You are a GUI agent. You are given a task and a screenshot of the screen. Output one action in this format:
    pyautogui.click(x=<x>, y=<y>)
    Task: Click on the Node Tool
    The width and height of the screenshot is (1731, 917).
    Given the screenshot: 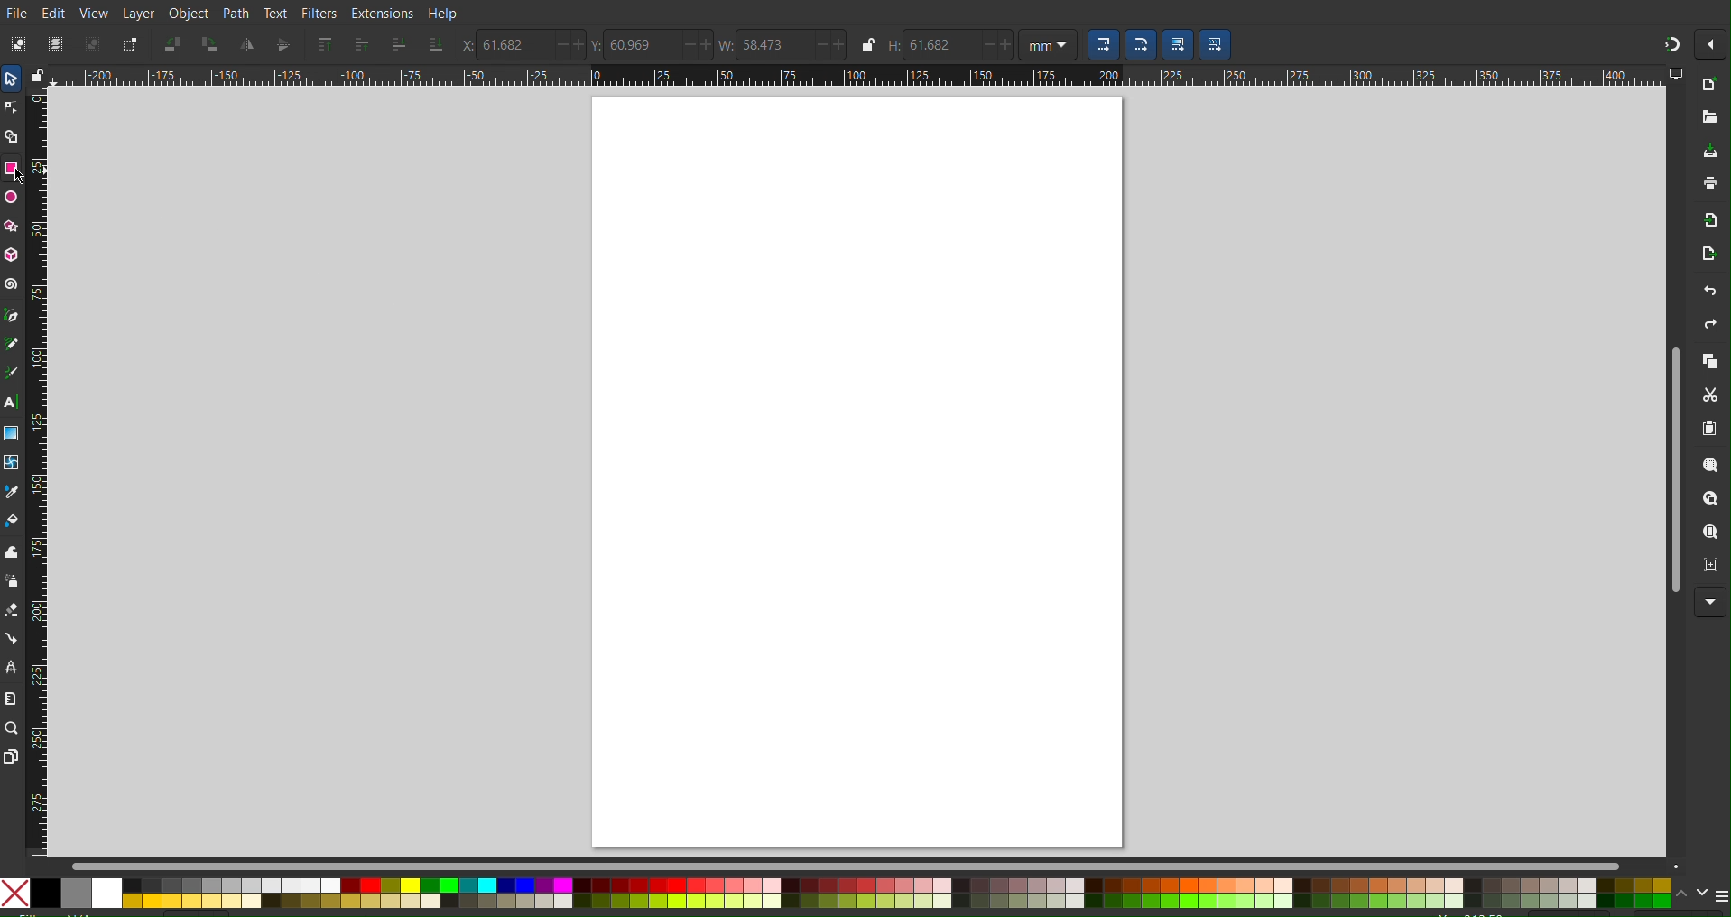 What is the action you would take?
    pyautogui.click(x=11, y=104)
    